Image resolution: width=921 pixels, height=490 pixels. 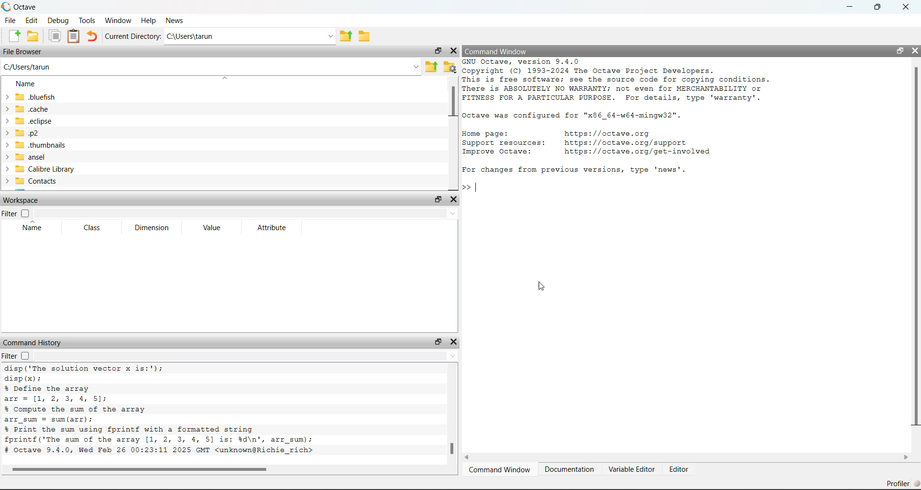 What do you see at coordinates (248, 212) in the screenshot?
I see `drop down` at bounding box center [248, 212].